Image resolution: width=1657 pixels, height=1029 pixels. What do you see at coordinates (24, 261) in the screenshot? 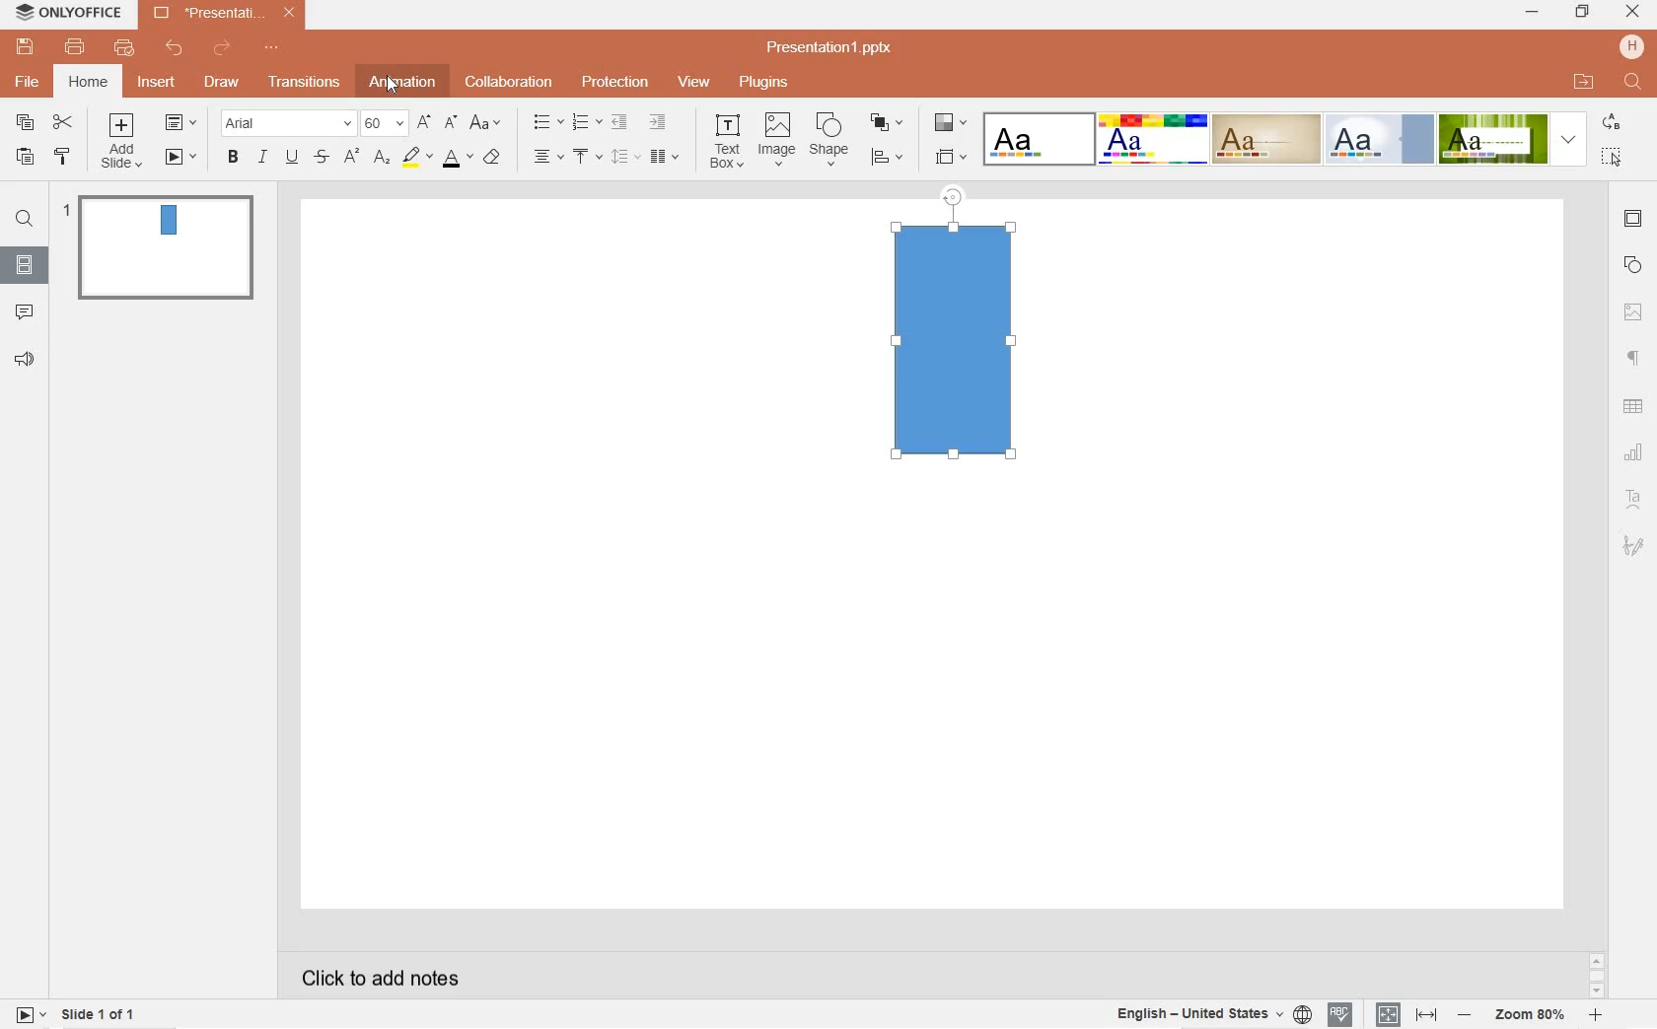
I see `slides` at bounding box center [24, 261].